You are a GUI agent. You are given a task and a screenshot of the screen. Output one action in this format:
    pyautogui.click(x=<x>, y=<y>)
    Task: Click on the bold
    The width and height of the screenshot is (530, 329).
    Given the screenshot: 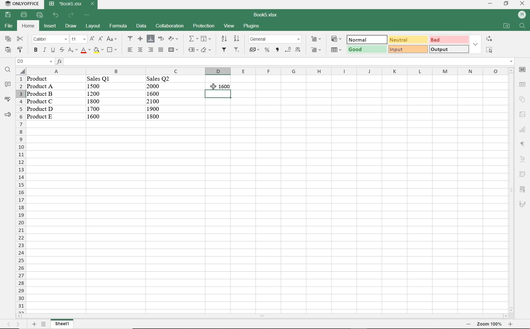 What is the action you would take?
    pyautogui.click(x=35, y=50)
    